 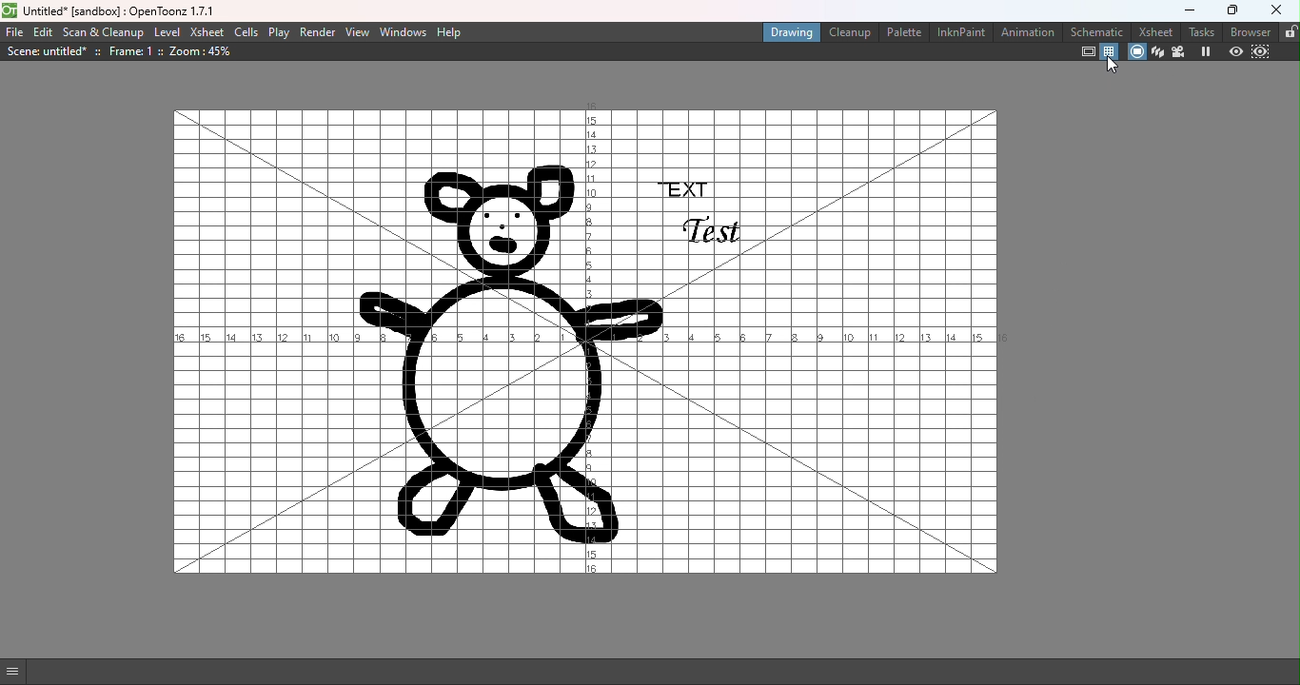 I want to click on Camera stand view, so click(x=1135, y=52).